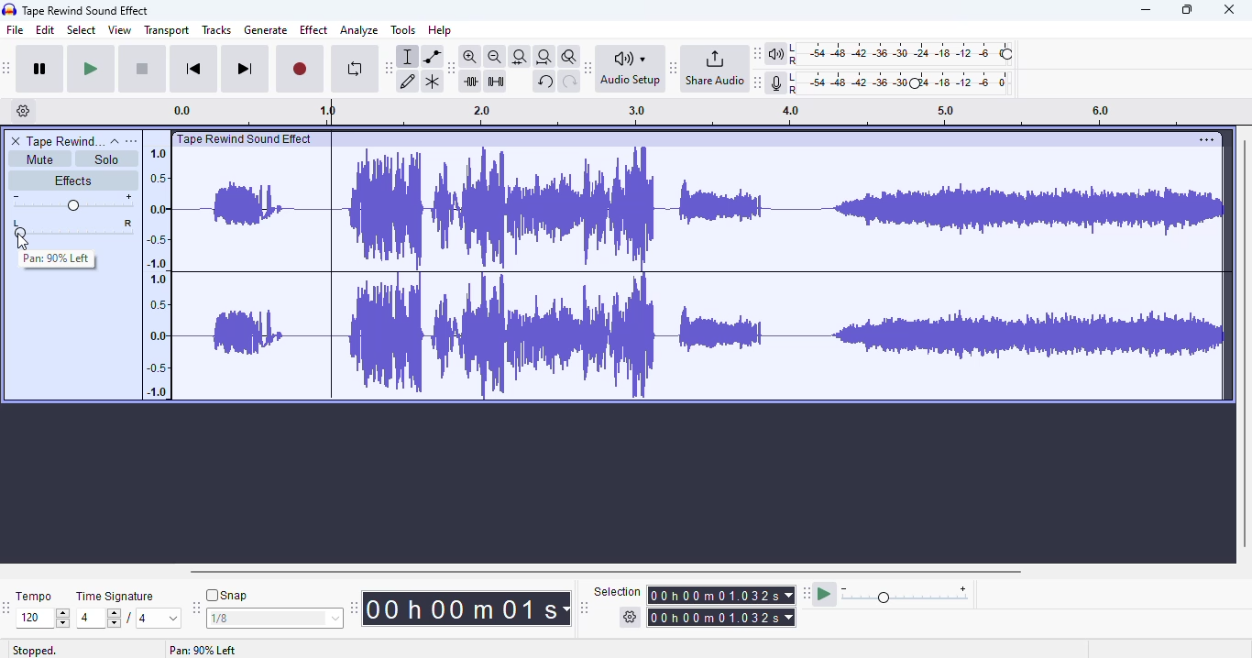  I want to click on audacity time toolbar, so click(354, 608).